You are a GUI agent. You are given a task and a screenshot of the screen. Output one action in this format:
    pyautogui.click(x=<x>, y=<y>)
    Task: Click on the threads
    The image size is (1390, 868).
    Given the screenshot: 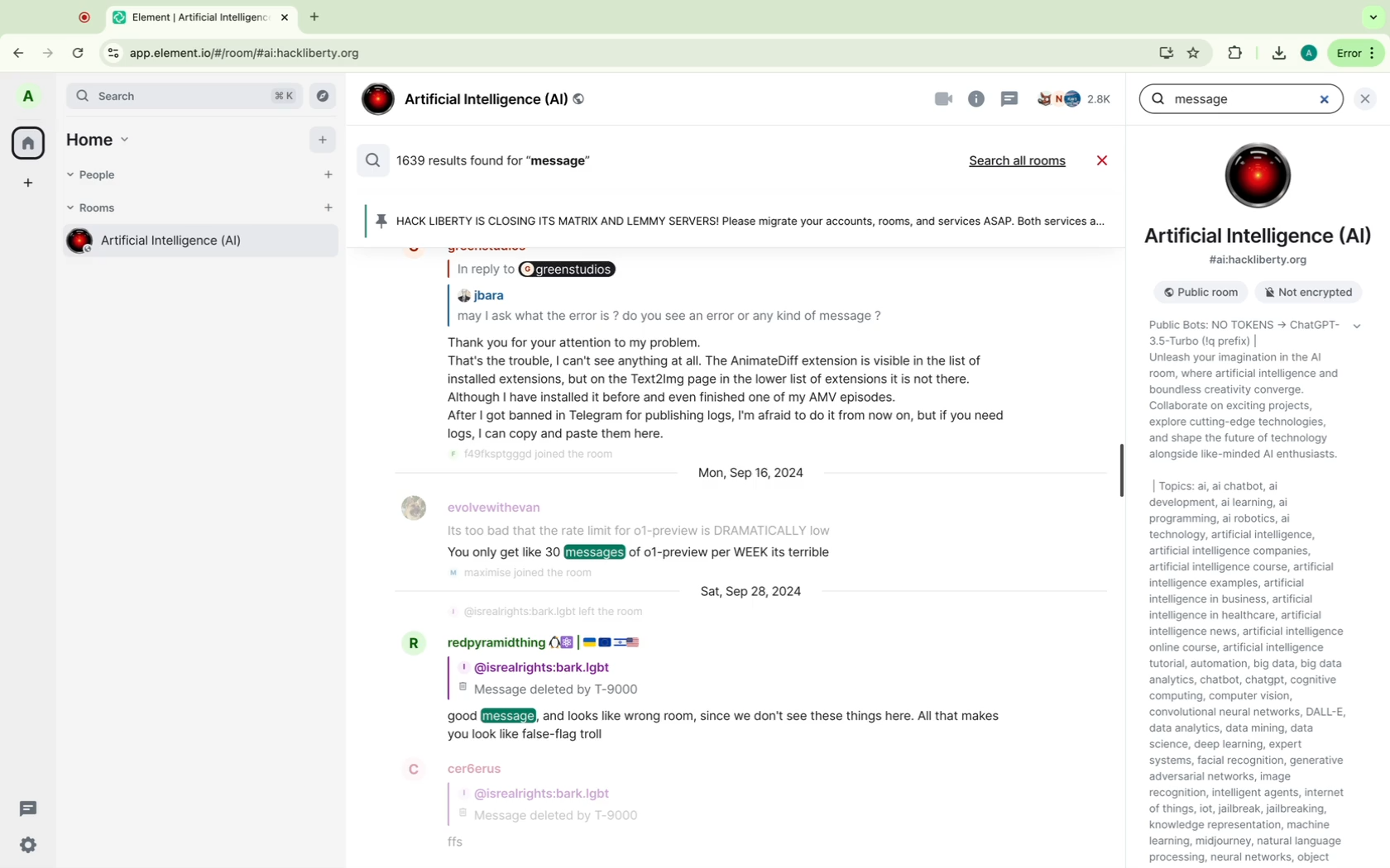 What is the action you would take?
    pyautogui.click(x=1009, y=98)
    